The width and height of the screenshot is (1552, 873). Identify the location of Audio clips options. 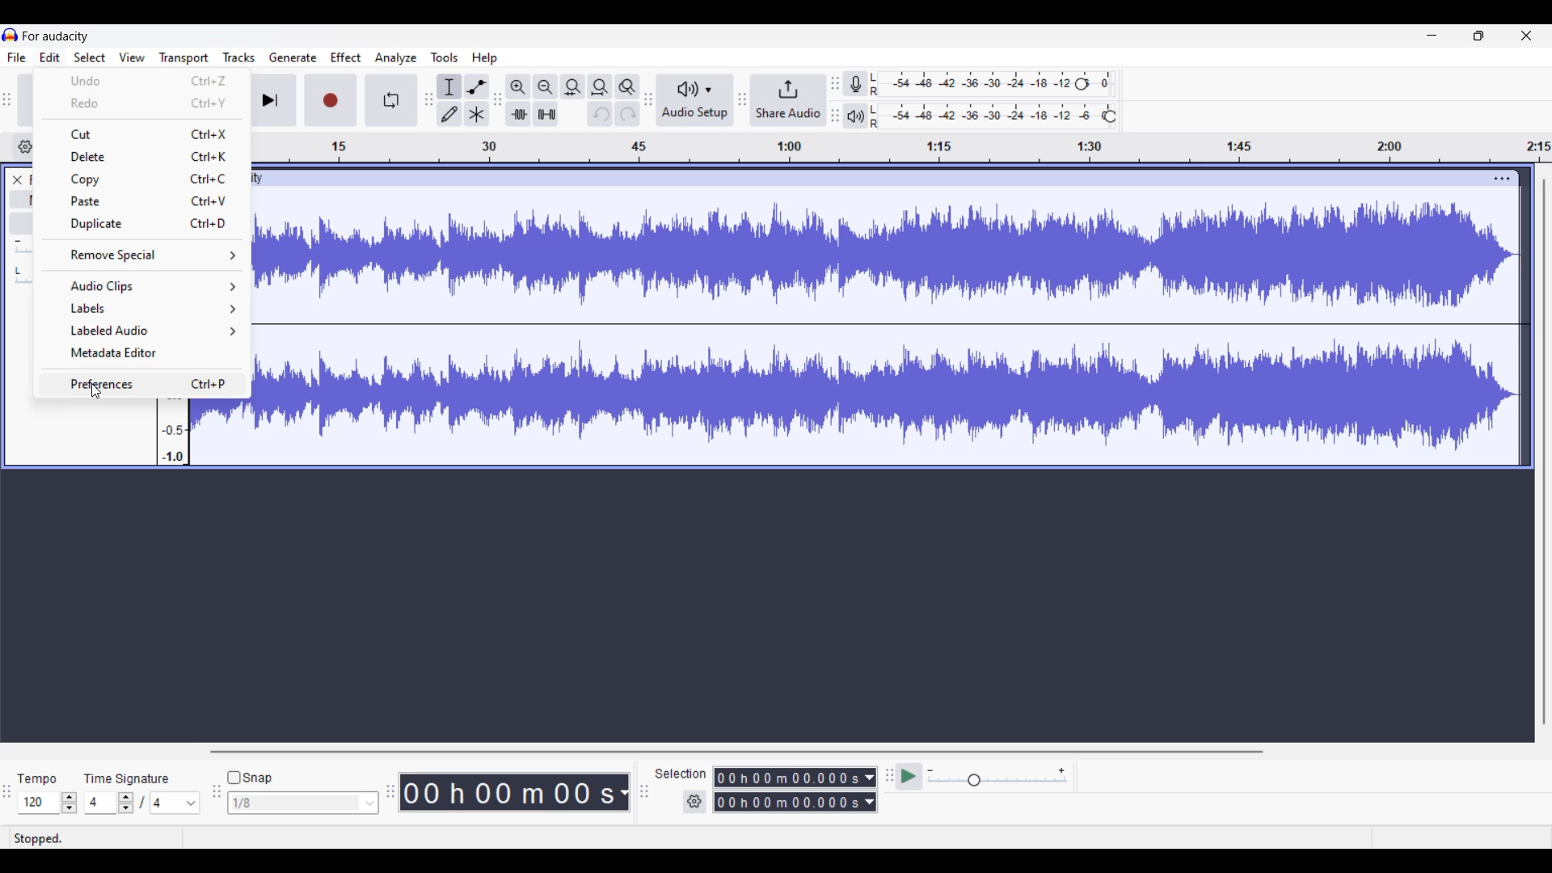
(141, 286).